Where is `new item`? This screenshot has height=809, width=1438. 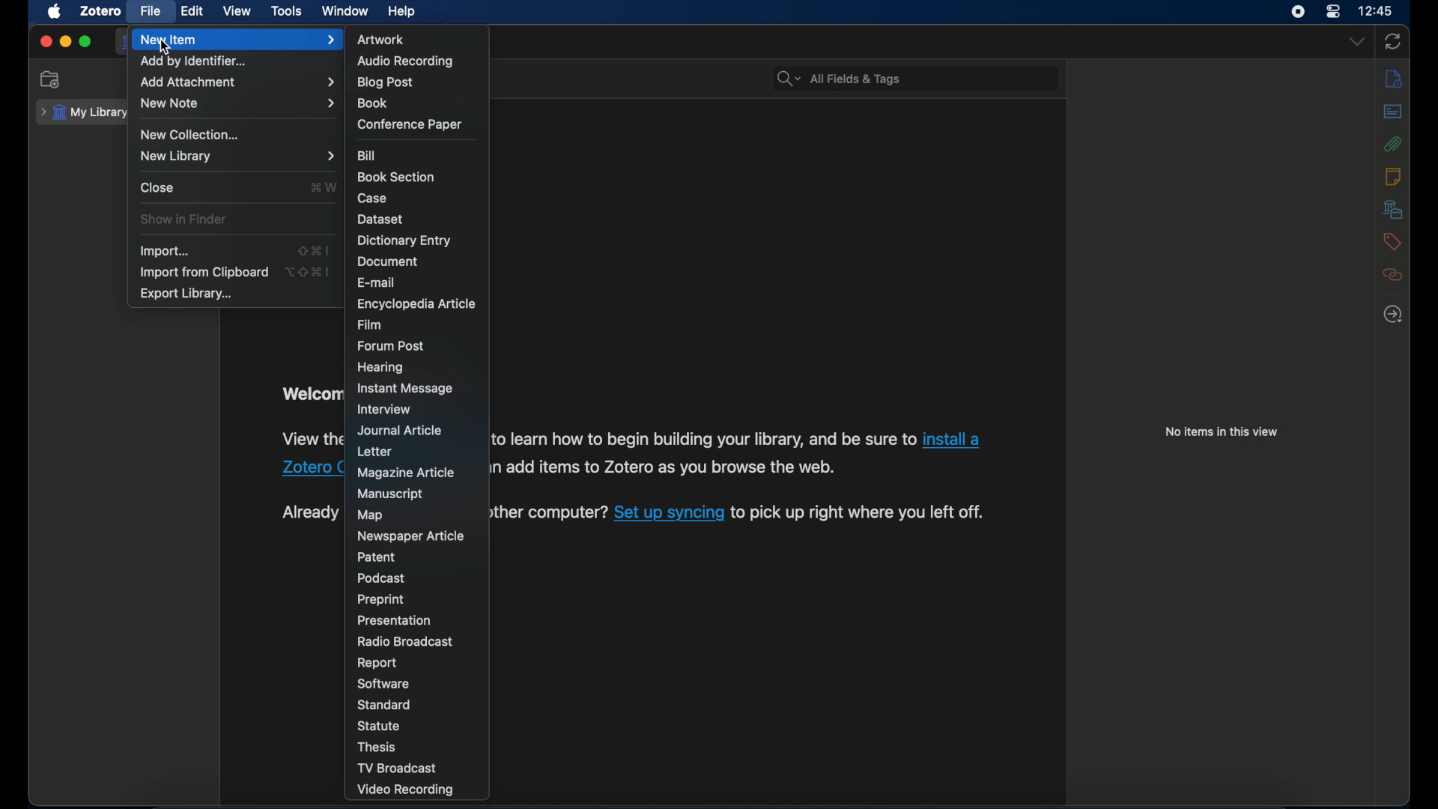 new item is located at coordinates (237, 39).